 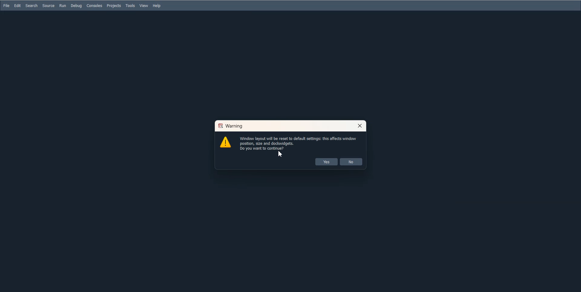 What do you see at coordinates (7, 6) in the screenshot?
I see `File` at bounding box center [7, 6].